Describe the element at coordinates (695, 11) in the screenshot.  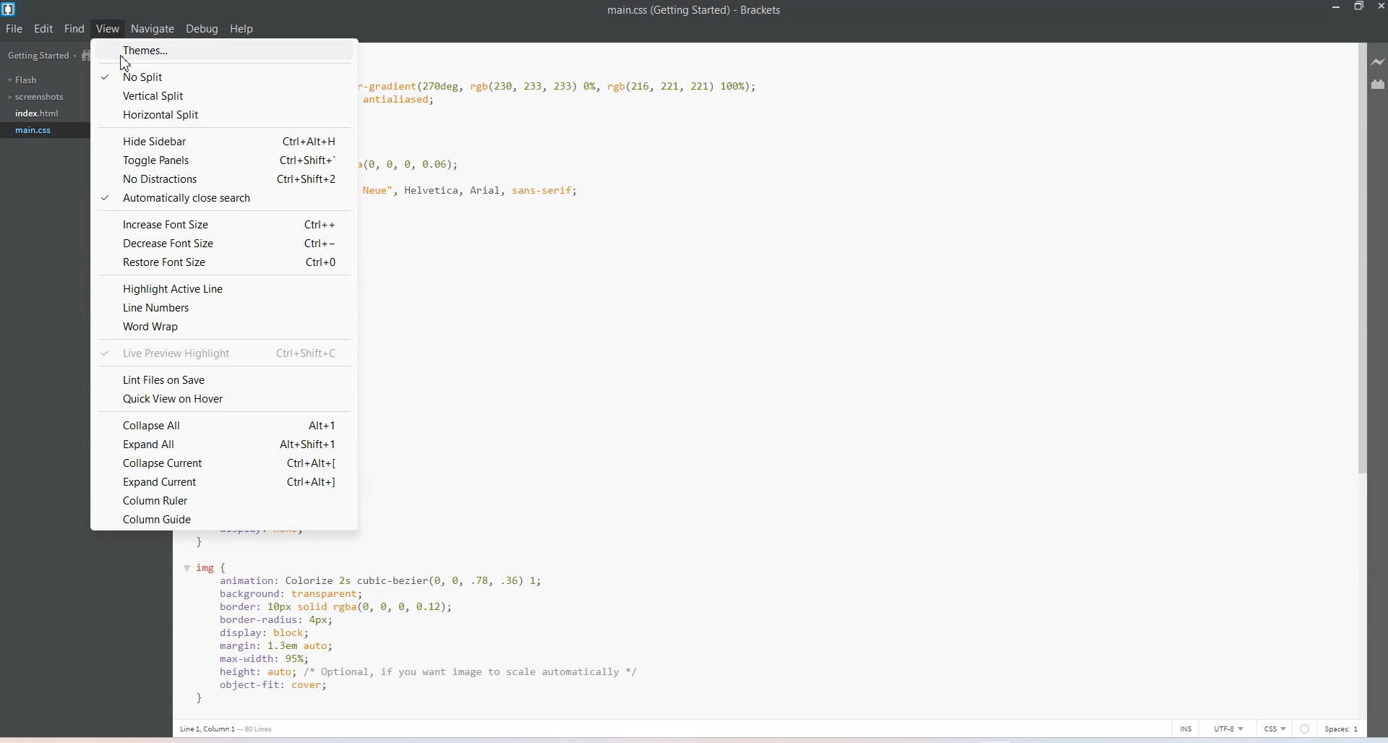
I see `File name` at that location.